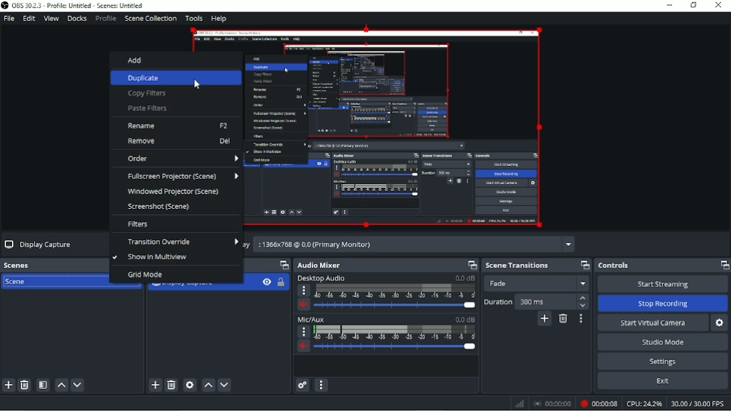  I want to click on Maximize, so click(724, 264).